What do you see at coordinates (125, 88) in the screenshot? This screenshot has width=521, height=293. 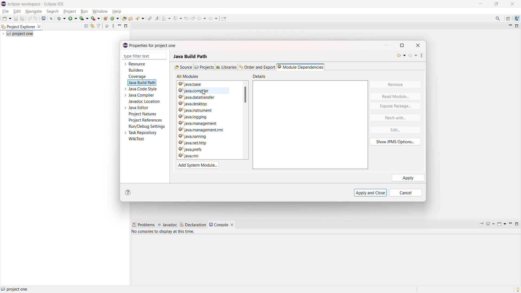 I see `expand java code style` at bounding box center [125, 88].